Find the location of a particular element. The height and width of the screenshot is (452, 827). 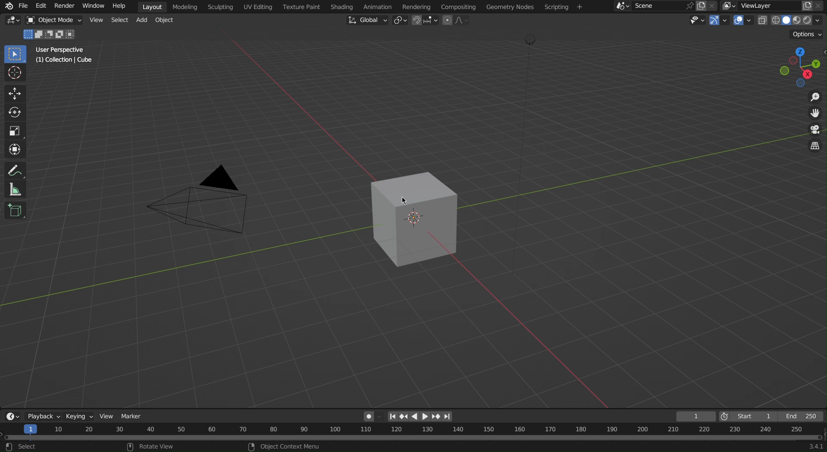

Texture Paint is located at coordinates (301, 7).